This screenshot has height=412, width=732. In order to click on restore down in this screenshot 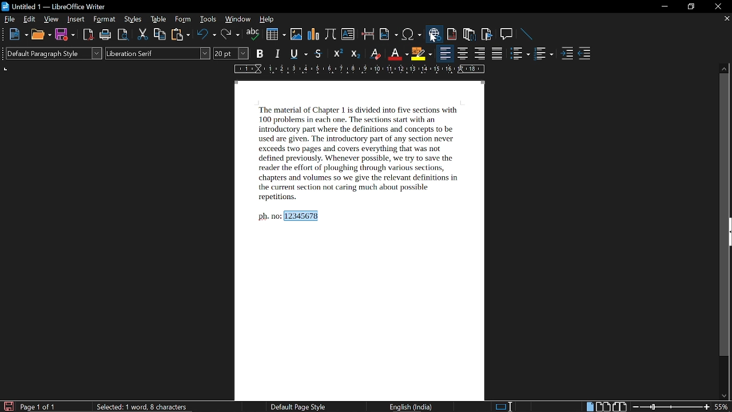, I will do `click(690, 7)`.